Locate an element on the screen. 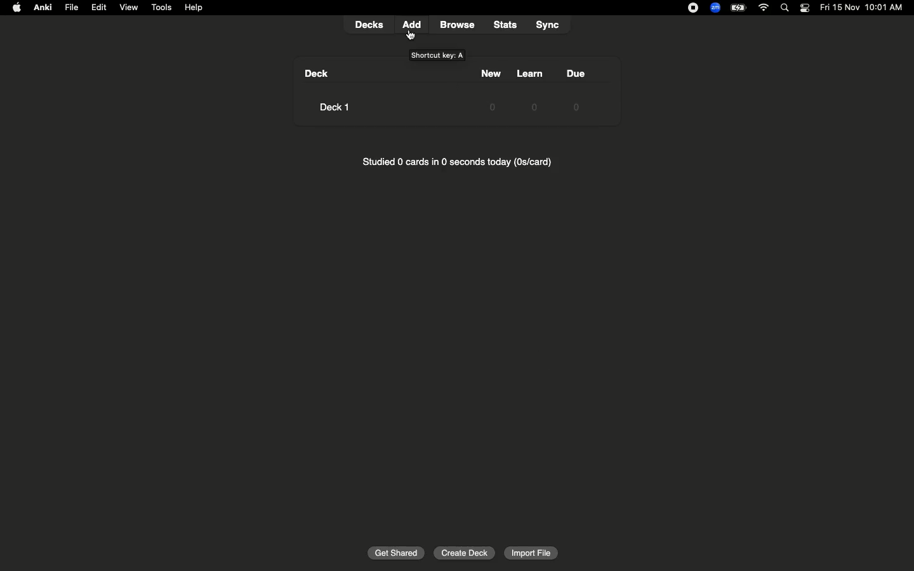 Image resolution: width=914 pixels, height=571 pixels. Edit is located at coordinates (99, 8).